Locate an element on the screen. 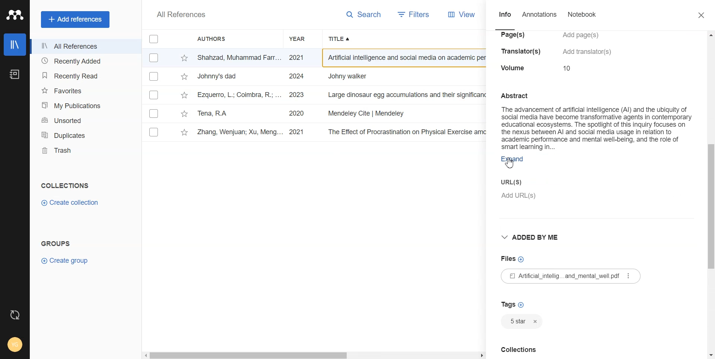  cursor is located at coordinates (511, 164).